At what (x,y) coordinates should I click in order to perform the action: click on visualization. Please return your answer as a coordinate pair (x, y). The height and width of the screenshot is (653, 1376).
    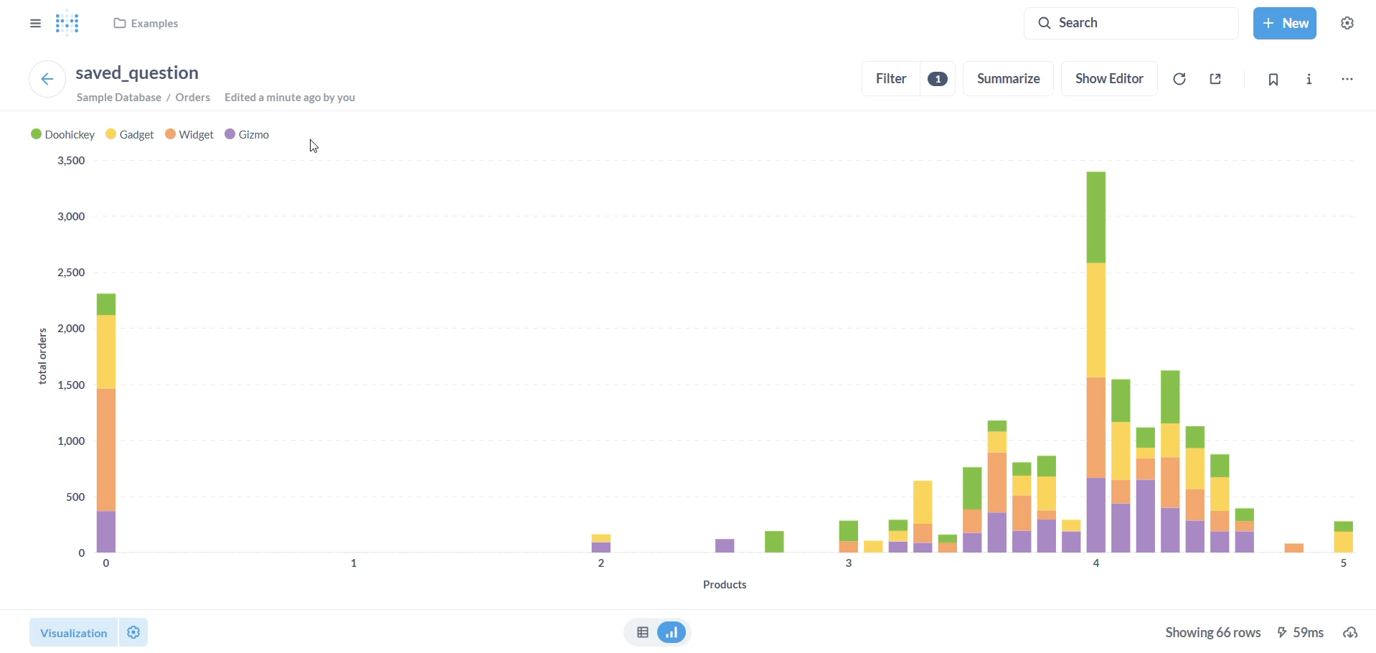
    Looking at the image, I should click on (93, 632).